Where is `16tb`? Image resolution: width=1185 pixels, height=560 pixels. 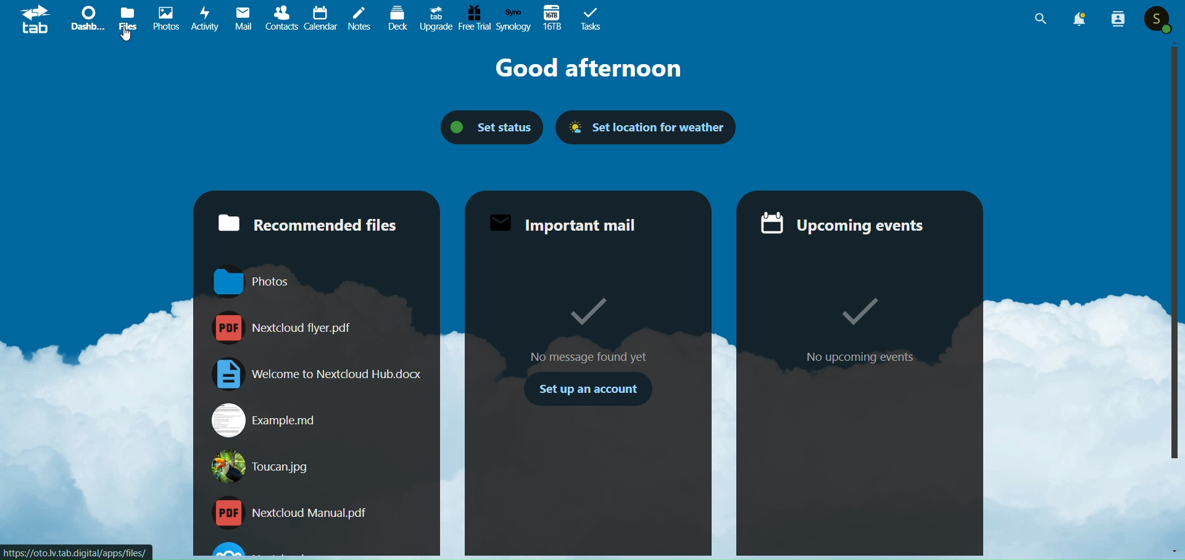
16tb is located at coordinates (554, 18).